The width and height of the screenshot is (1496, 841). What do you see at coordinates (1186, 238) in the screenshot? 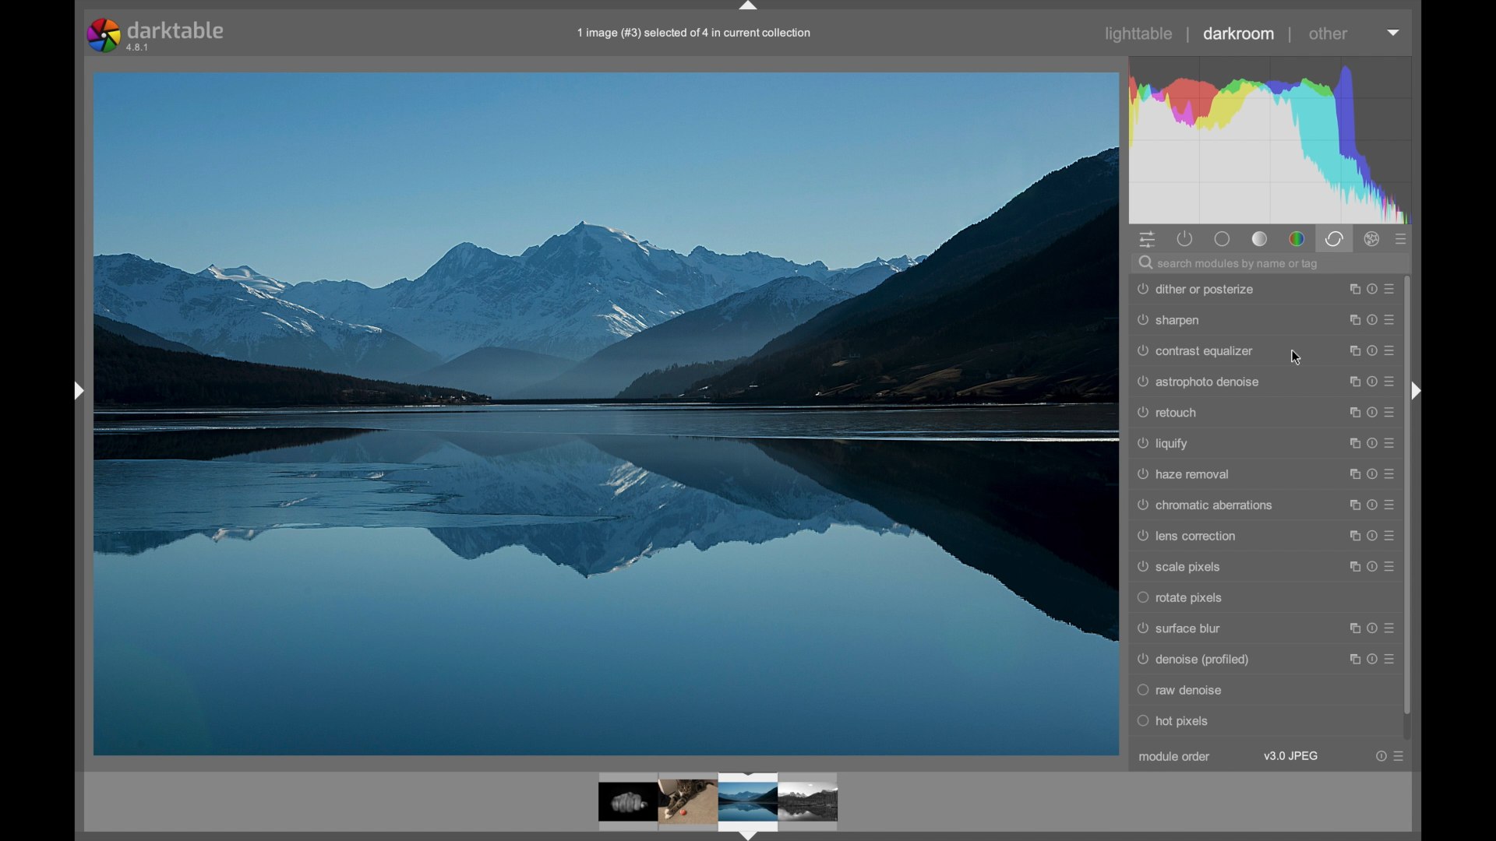
I see `show active  modules only` at bounding box center [1186, 238].